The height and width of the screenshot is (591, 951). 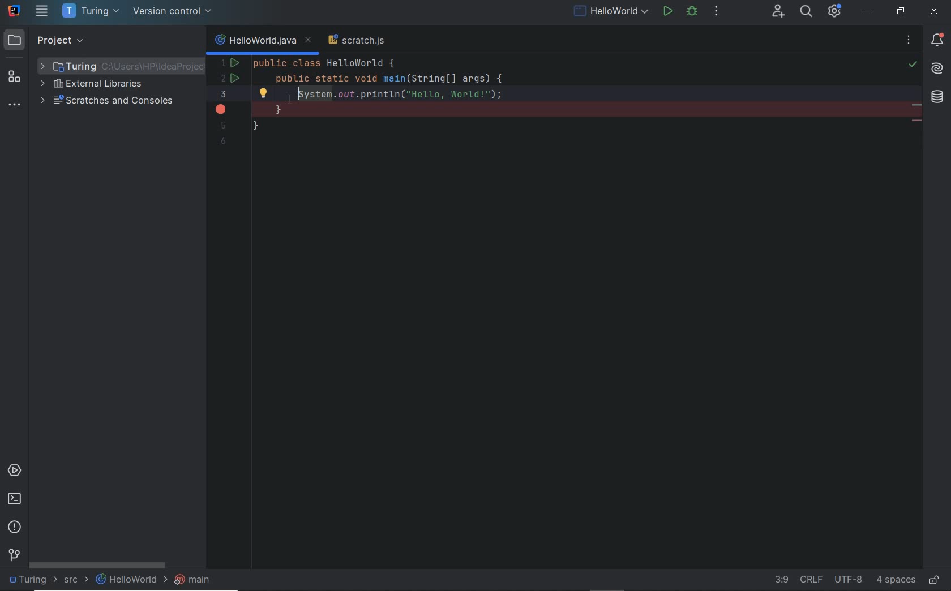 What do you see at coordinates (779, 579) in the screenshot?
I see `go to line` at bounding box center [779, 579].